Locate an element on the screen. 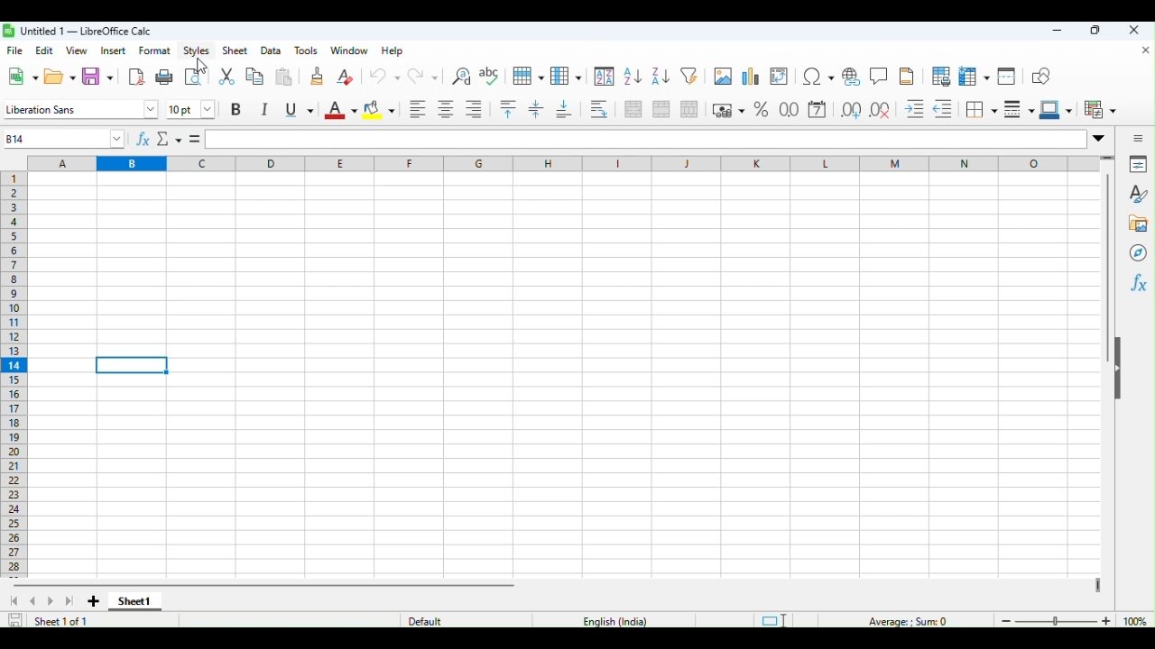 The width and height of the screenshot is (1155, 649). Spelling is located at coordinates (490, 75).